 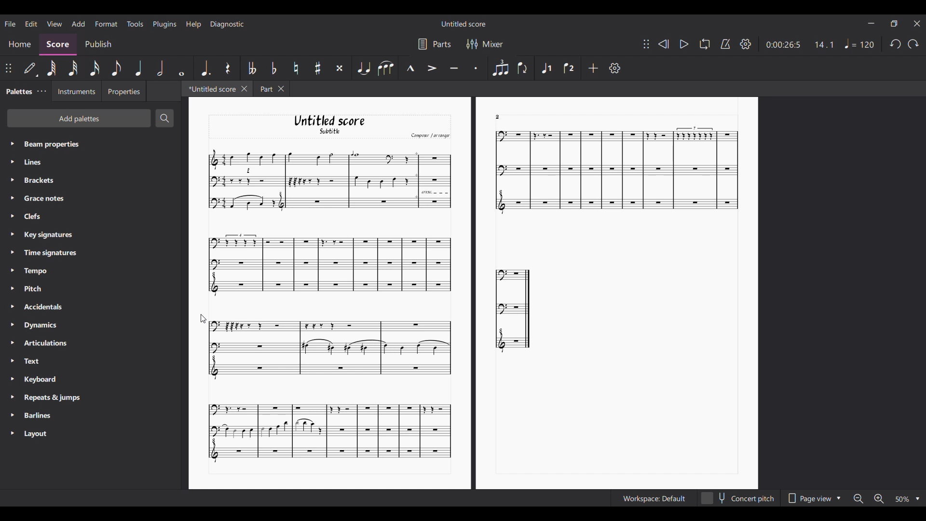 What do you see at coordinates (328, 265) in the screenshot?
I see `Graph` at bounding box center [328, 265].